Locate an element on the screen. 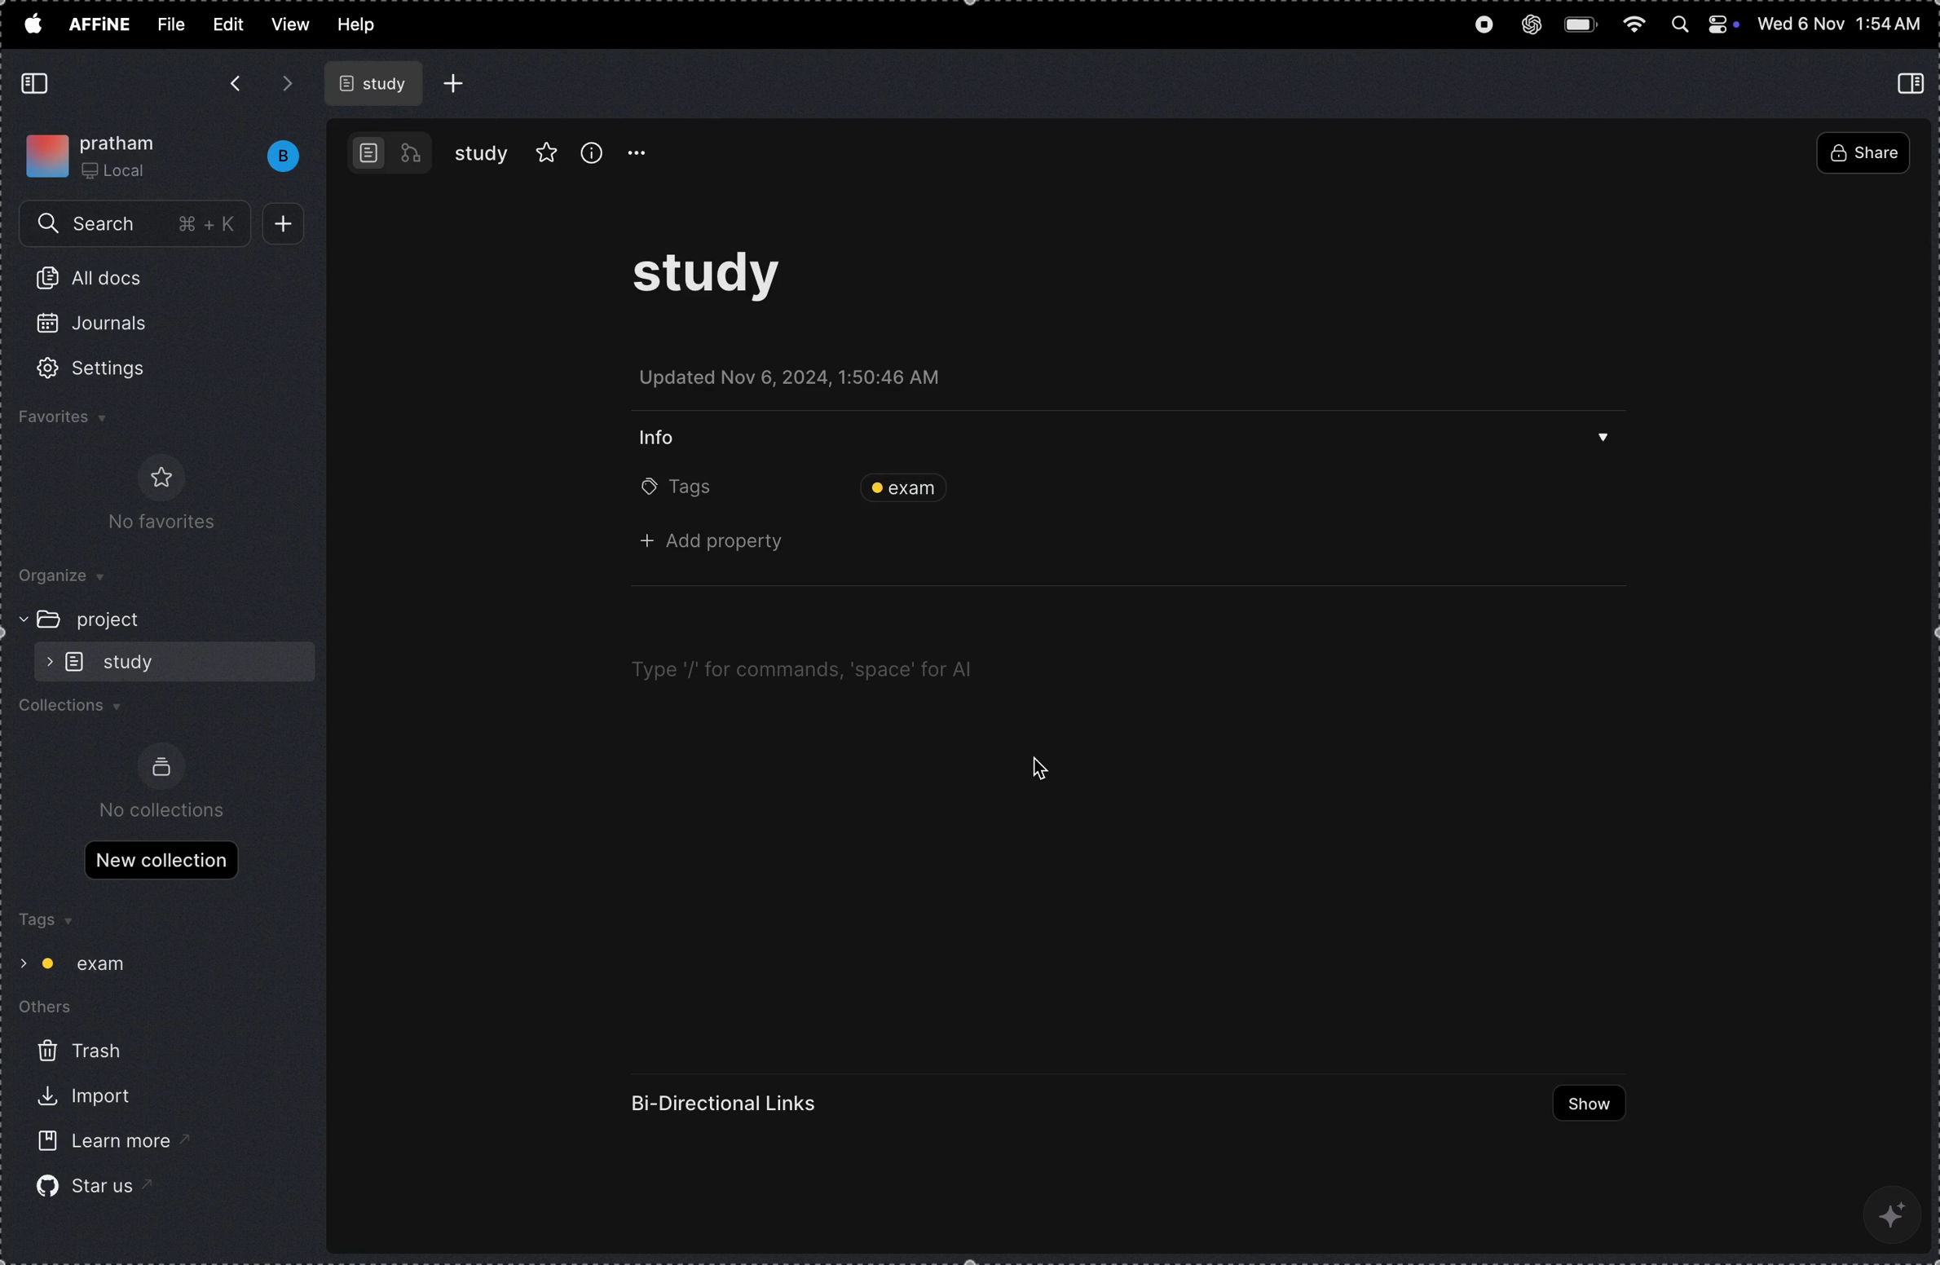 This screenshot has width=1940, height=1265. collapse side bar is located at coordinates (1914, 82).